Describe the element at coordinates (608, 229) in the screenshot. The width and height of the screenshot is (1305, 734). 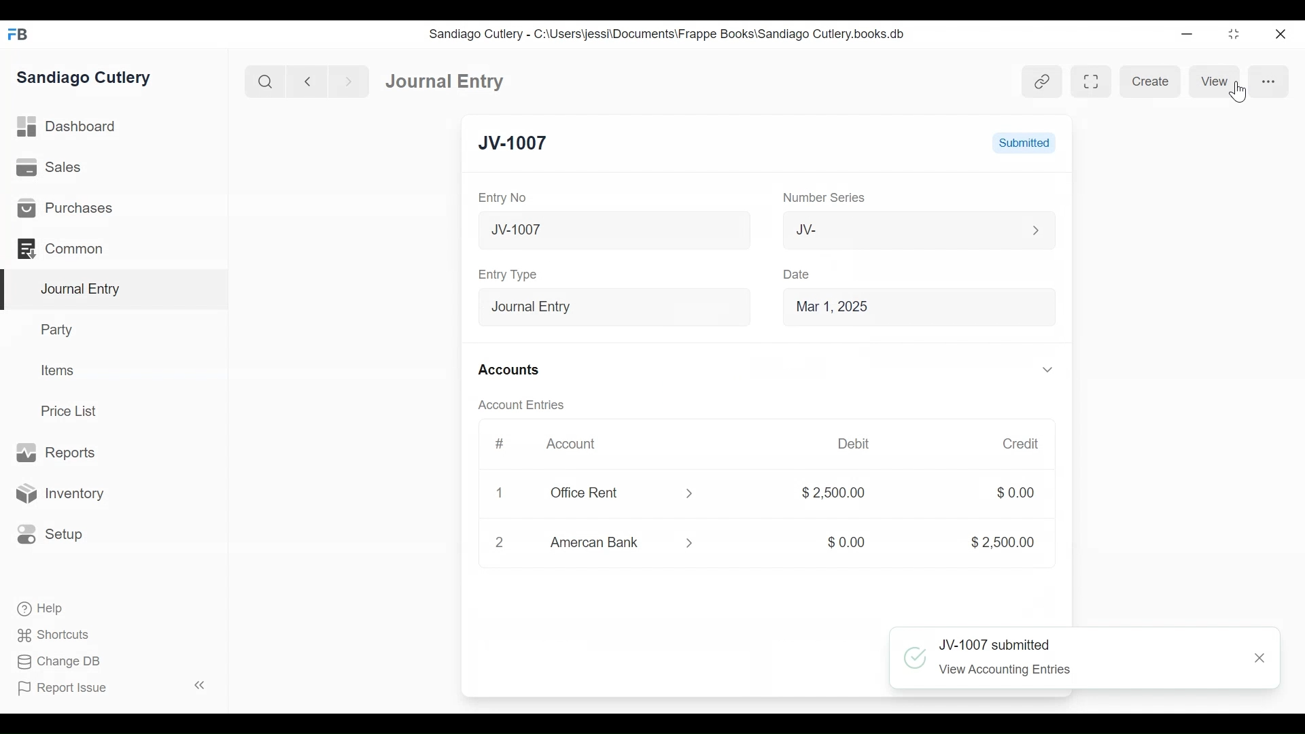
I see `New Journal Entry 01` at that location.